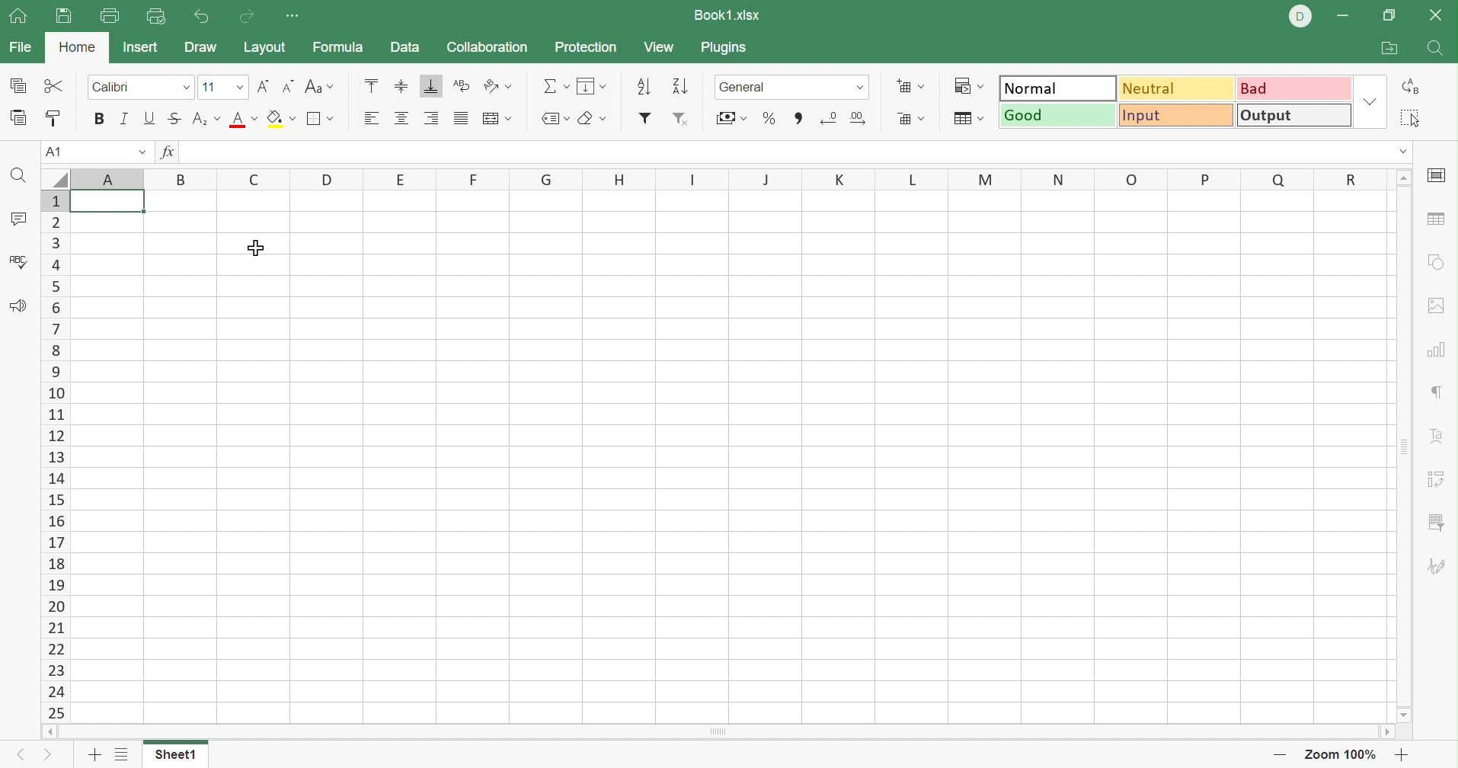 The image size is (1458, 768). I want to click on Spell checking, so click(18, 264).